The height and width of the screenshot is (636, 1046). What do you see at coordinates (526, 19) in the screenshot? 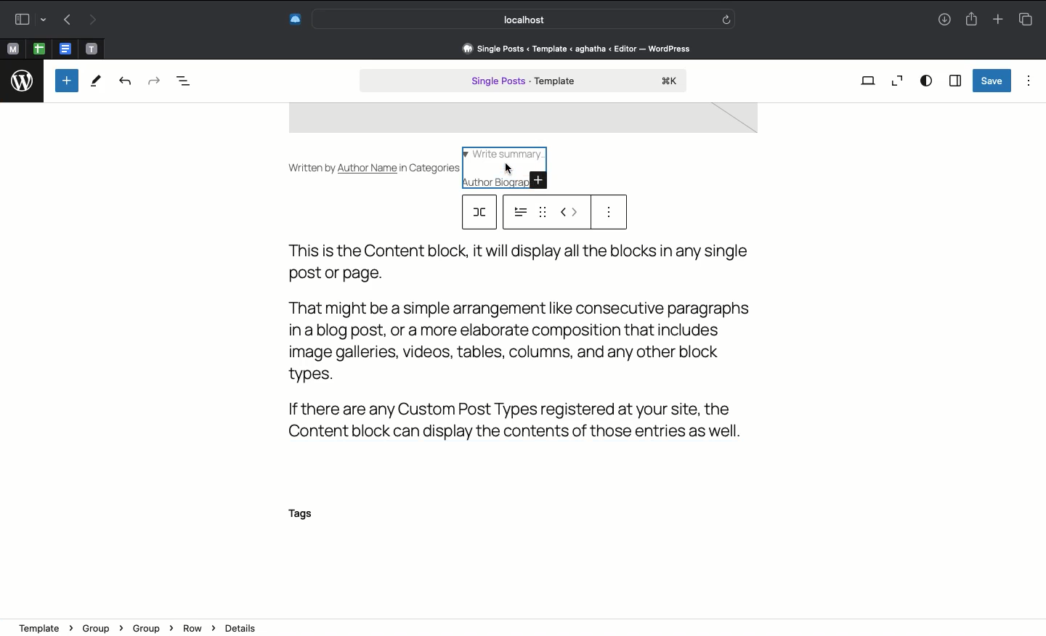
I see `Search bar` at bounding box center [526, 19].